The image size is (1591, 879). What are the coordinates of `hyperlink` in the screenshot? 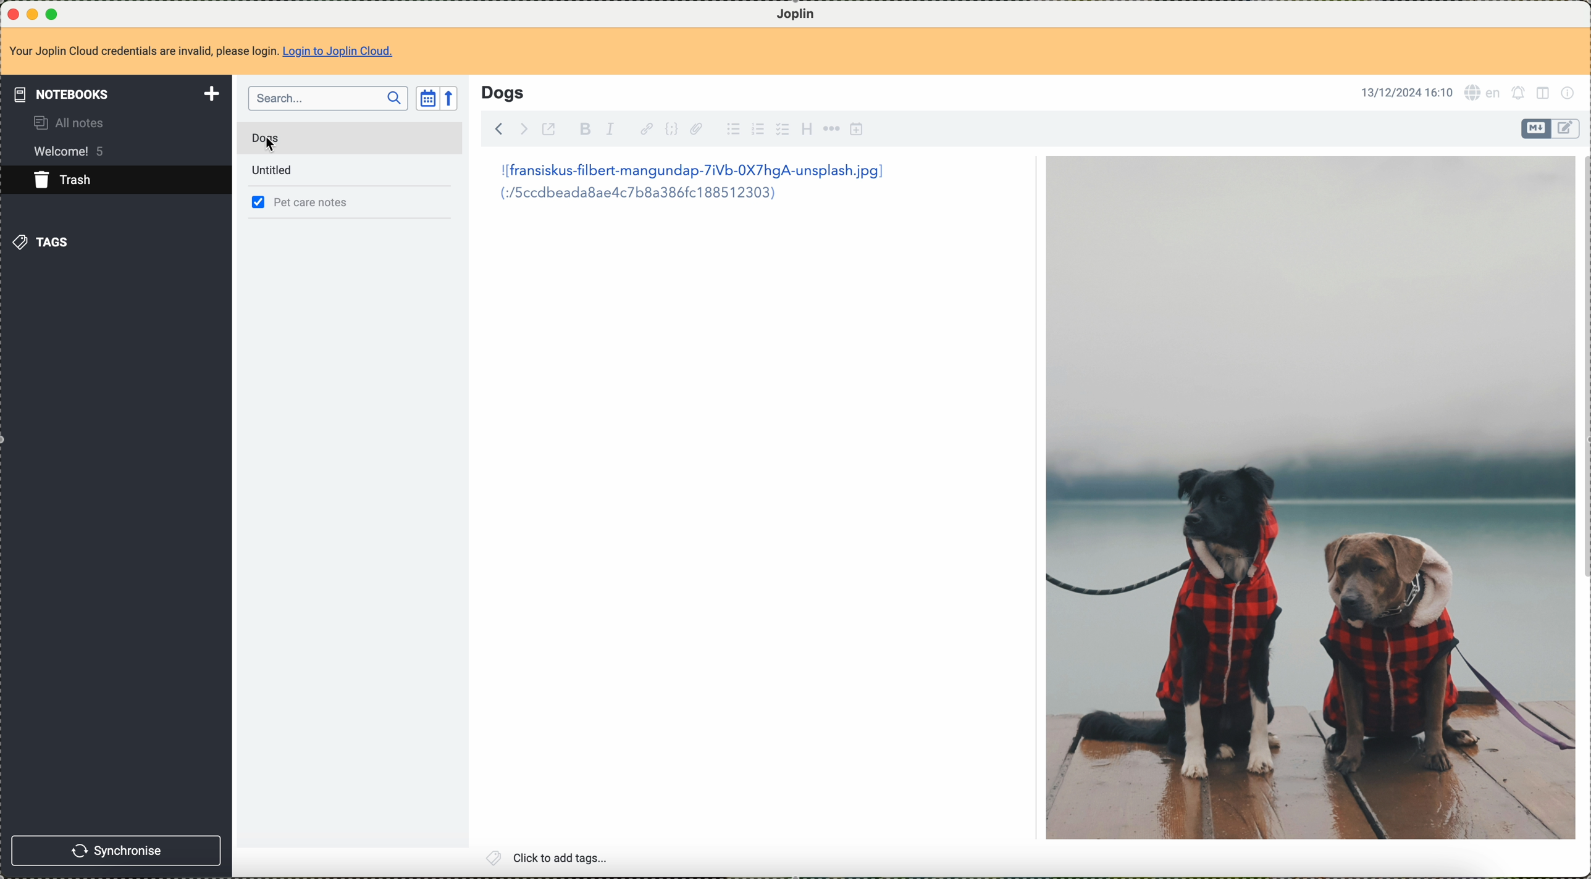 It's located at (644, 128).